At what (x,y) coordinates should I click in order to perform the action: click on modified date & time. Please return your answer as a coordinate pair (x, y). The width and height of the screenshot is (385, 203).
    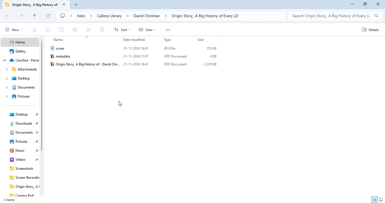
    Looking at the image, I should click on (137, 49).